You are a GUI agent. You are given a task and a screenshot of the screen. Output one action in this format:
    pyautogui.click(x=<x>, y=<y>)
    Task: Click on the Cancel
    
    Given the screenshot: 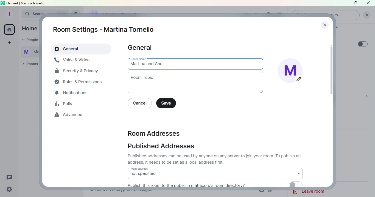 What is the action you would take?
    pyautogui.click(x=141, y=104)
    